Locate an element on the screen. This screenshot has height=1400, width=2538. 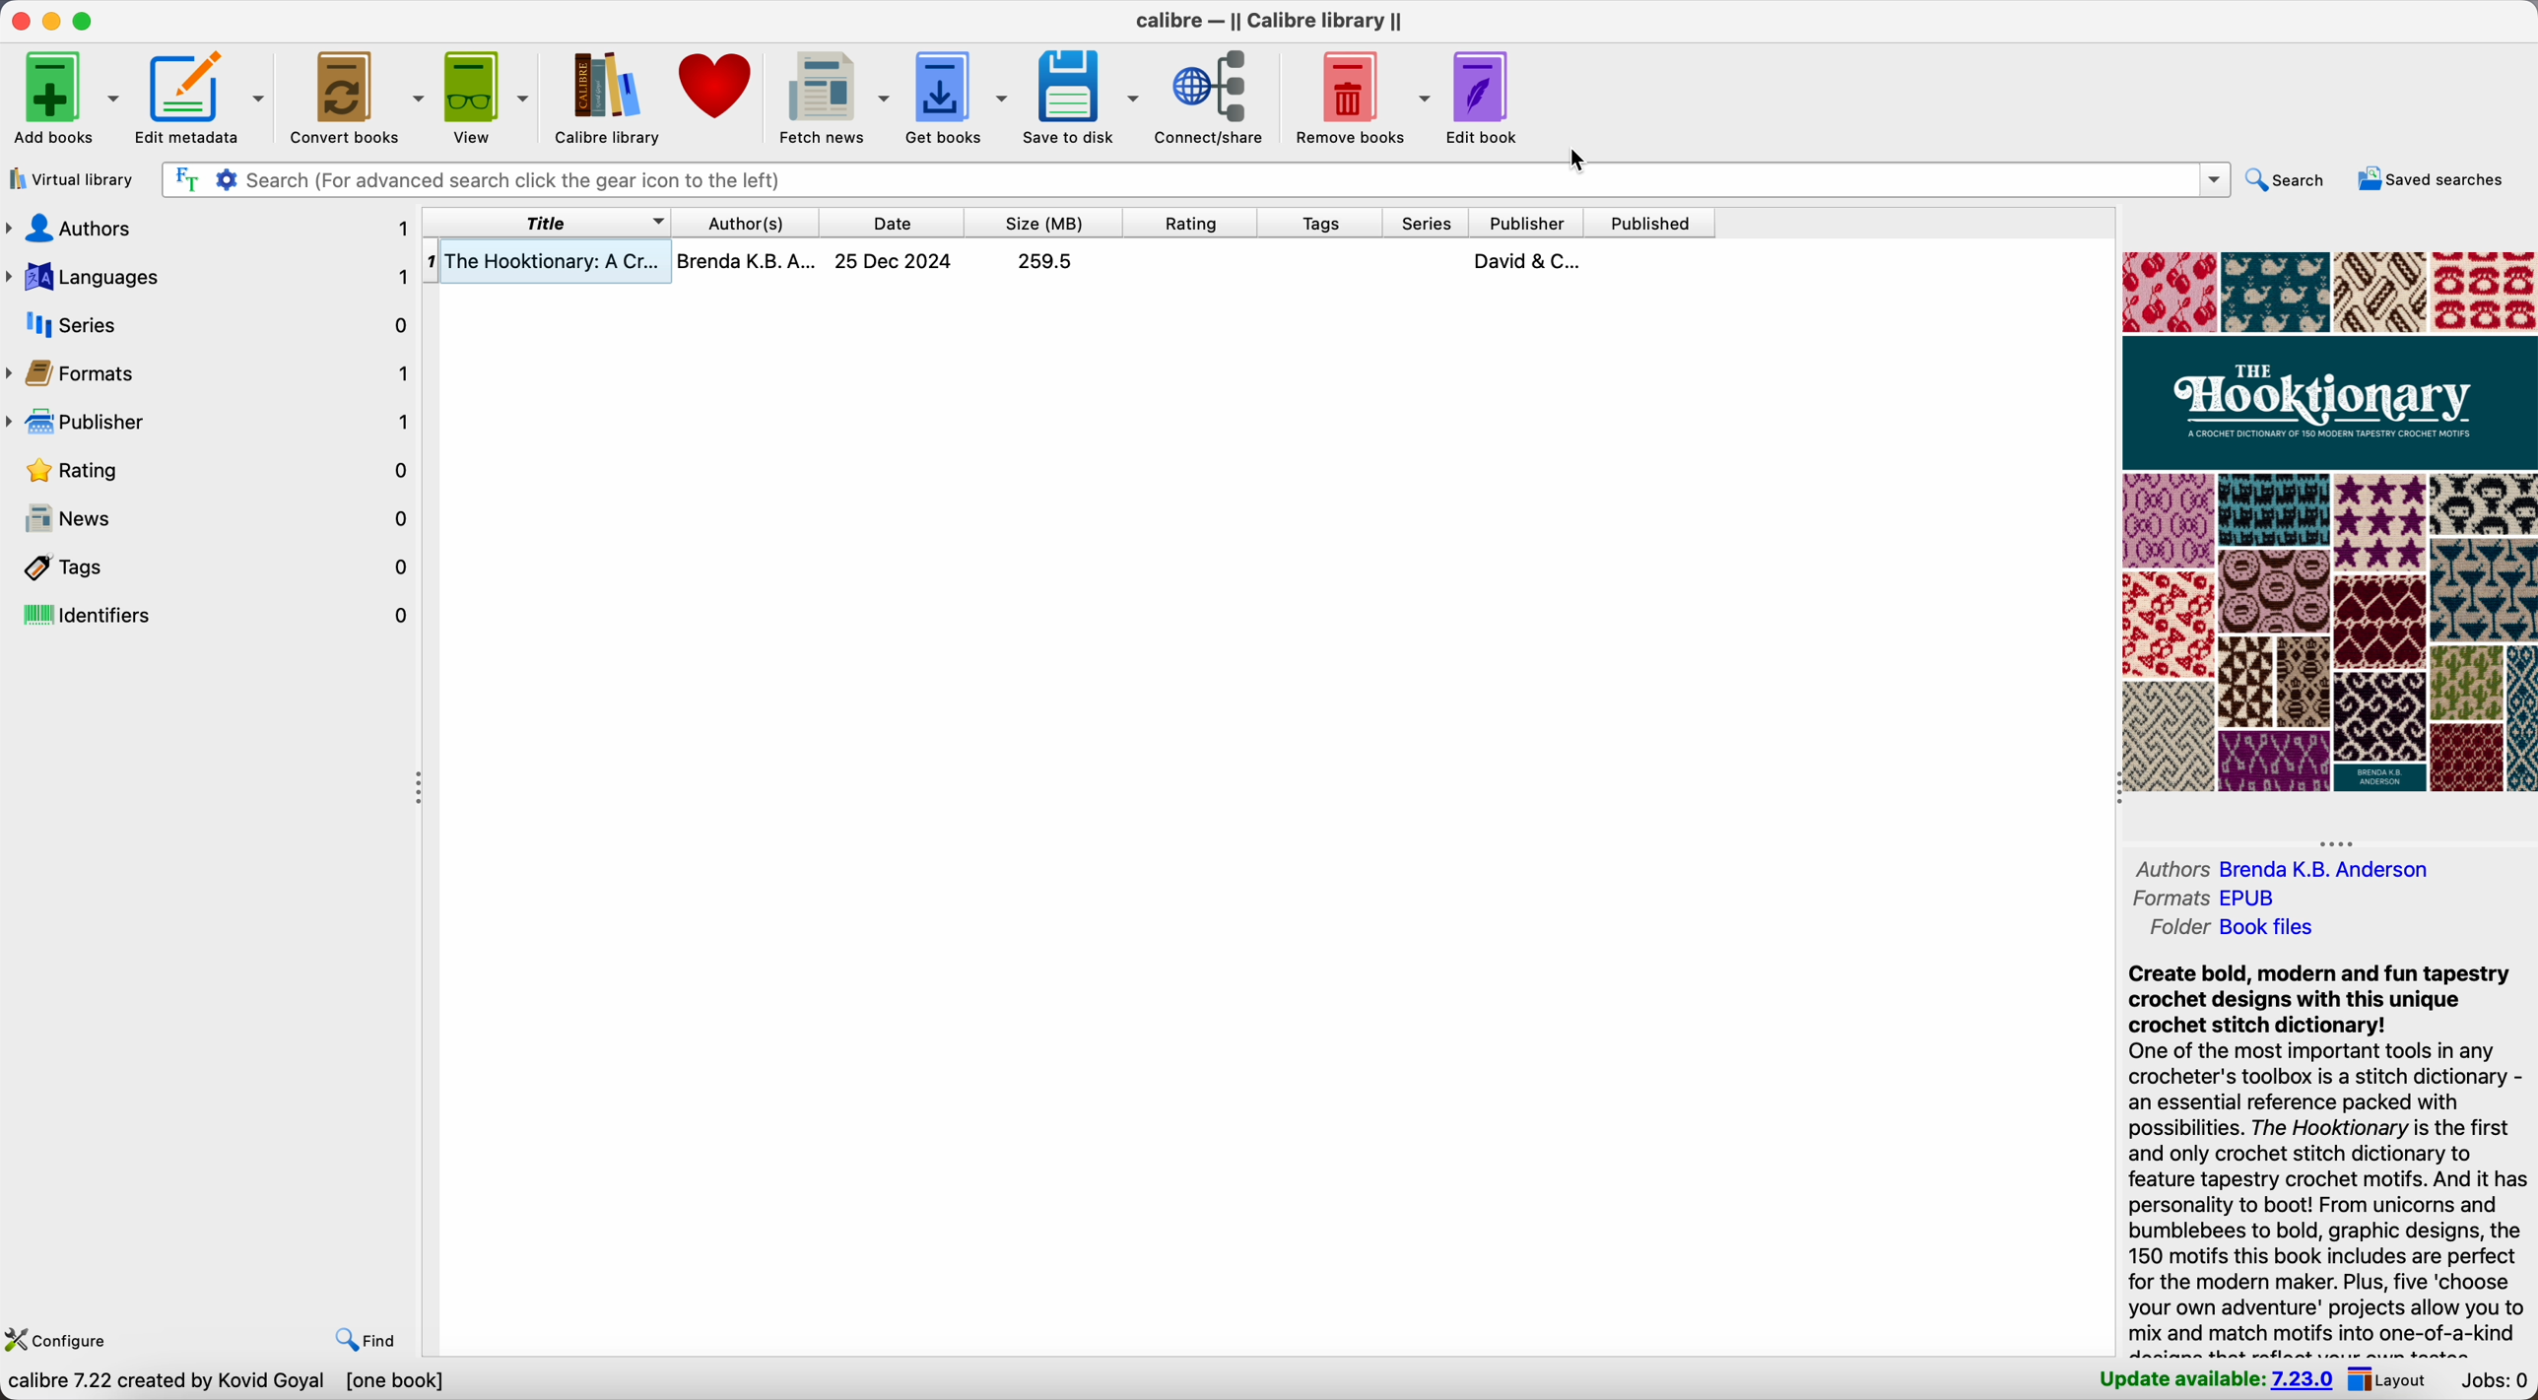
convert books is located at coordinates (356, 96).